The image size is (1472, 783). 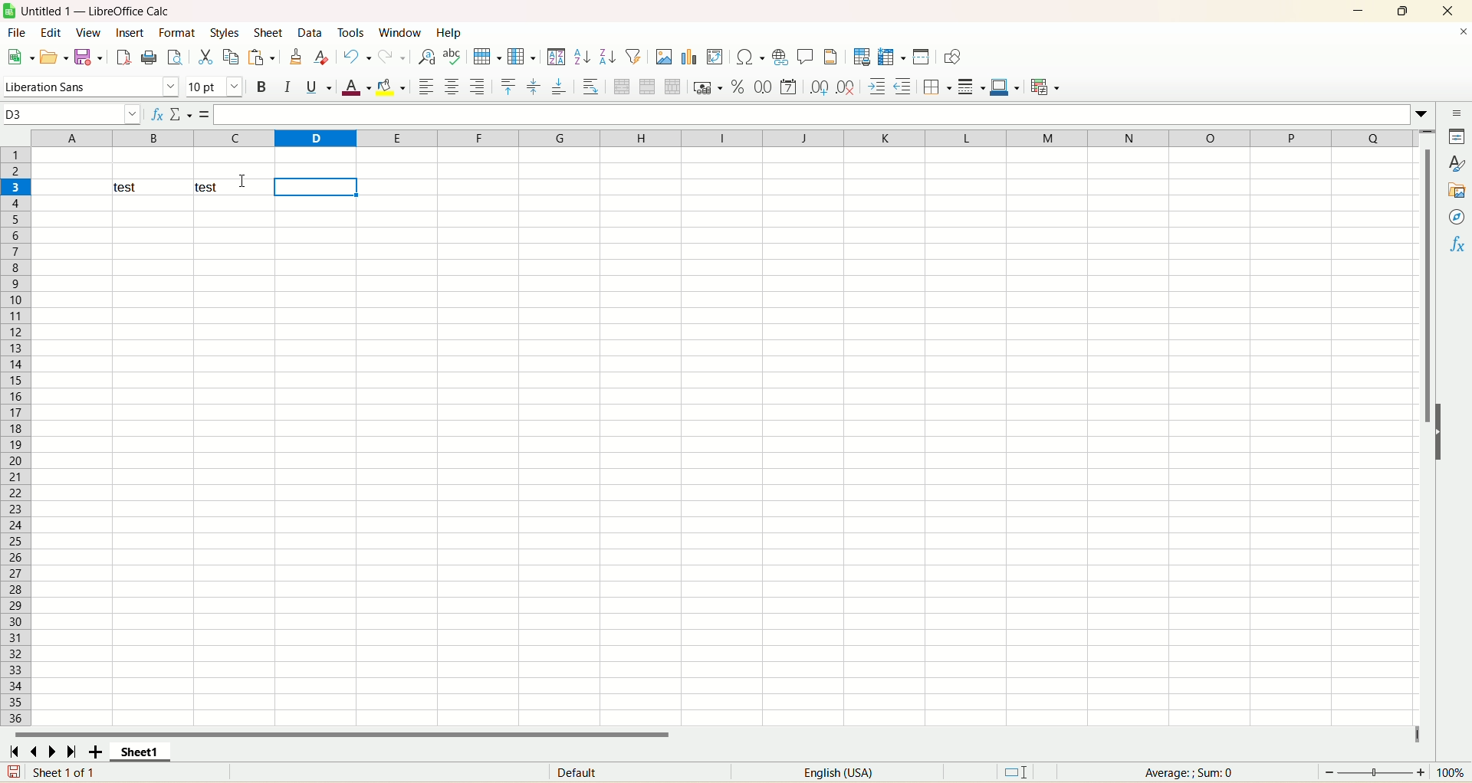 I want to click on merge and center, so click(x=622, y=87).